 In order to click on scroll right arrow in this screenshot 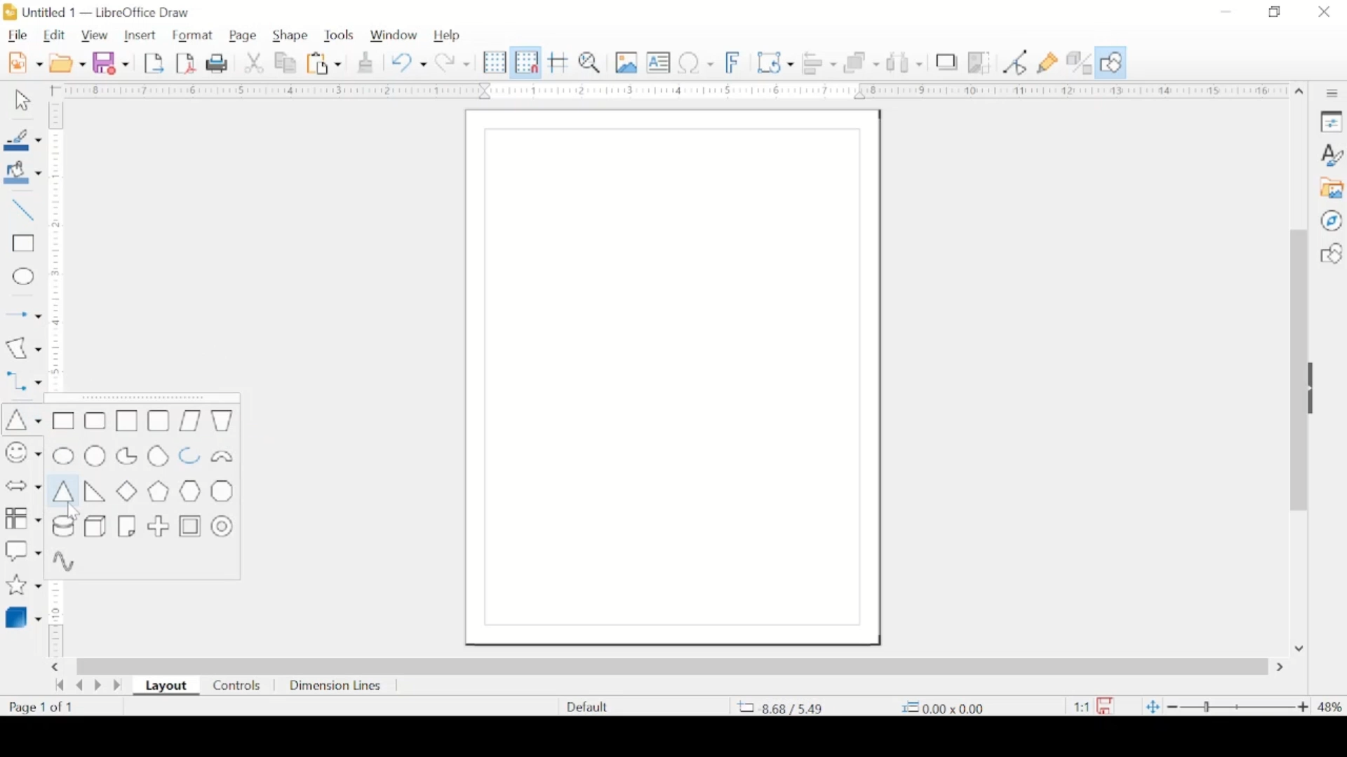, I will do `click(1282, 667)`.